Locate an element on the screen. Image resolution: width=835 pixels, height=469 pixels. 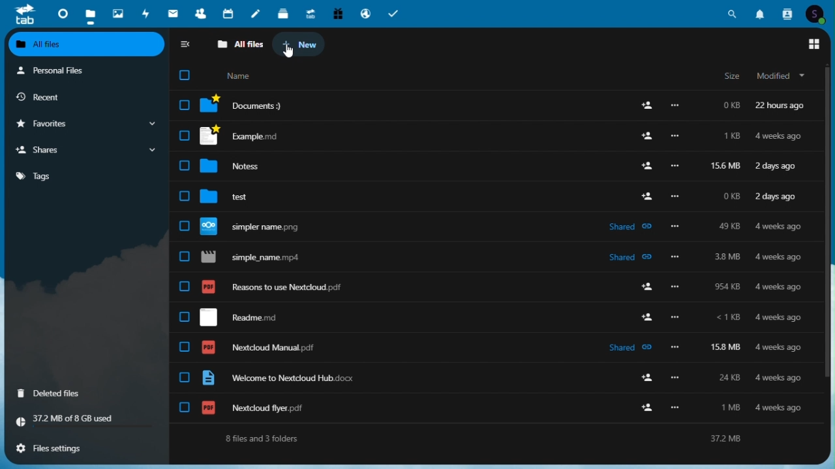
4 weeks ago is located at coordinates (782, 378).